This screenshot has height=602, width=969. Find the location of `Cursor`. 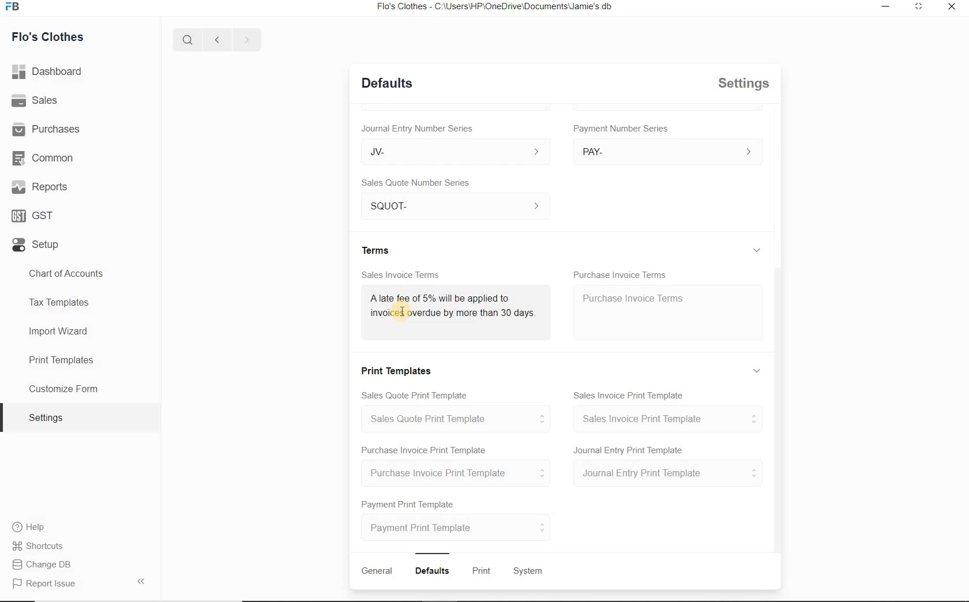

Cursor is located at coordinates (400, 312).